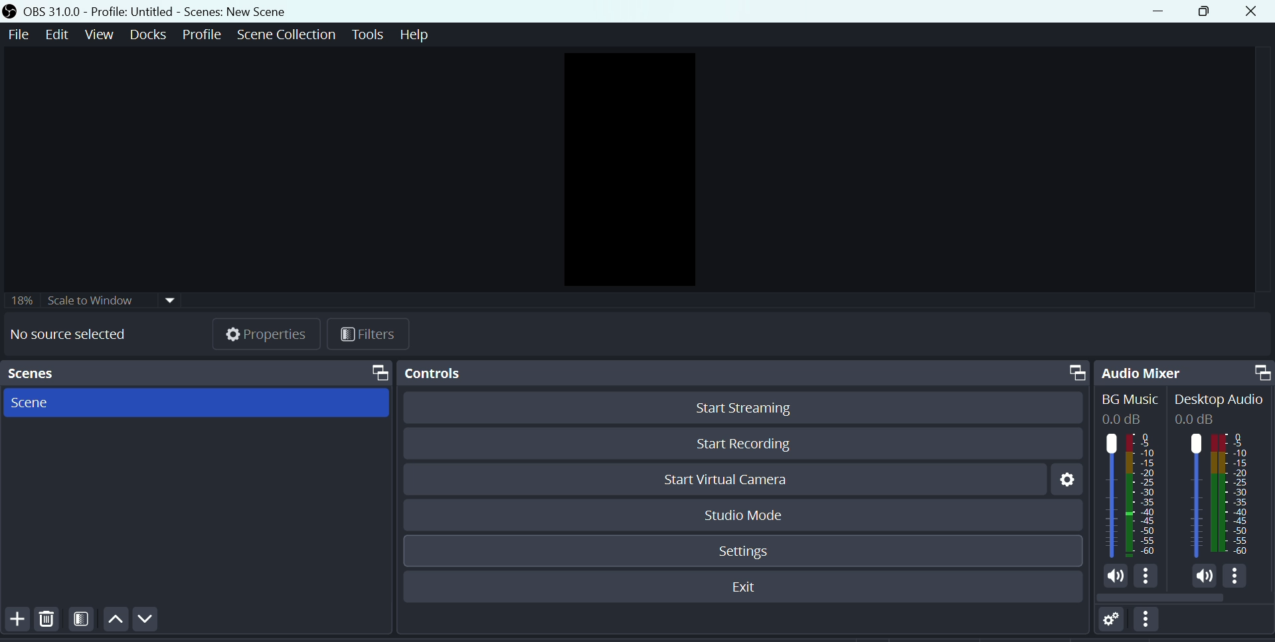 The width and height of the screenshot is (1275, 642). What do you see at coordinates (1185, 370) in the screenshot?
I see `Audio mixer` at bounding box center [1185, 370].